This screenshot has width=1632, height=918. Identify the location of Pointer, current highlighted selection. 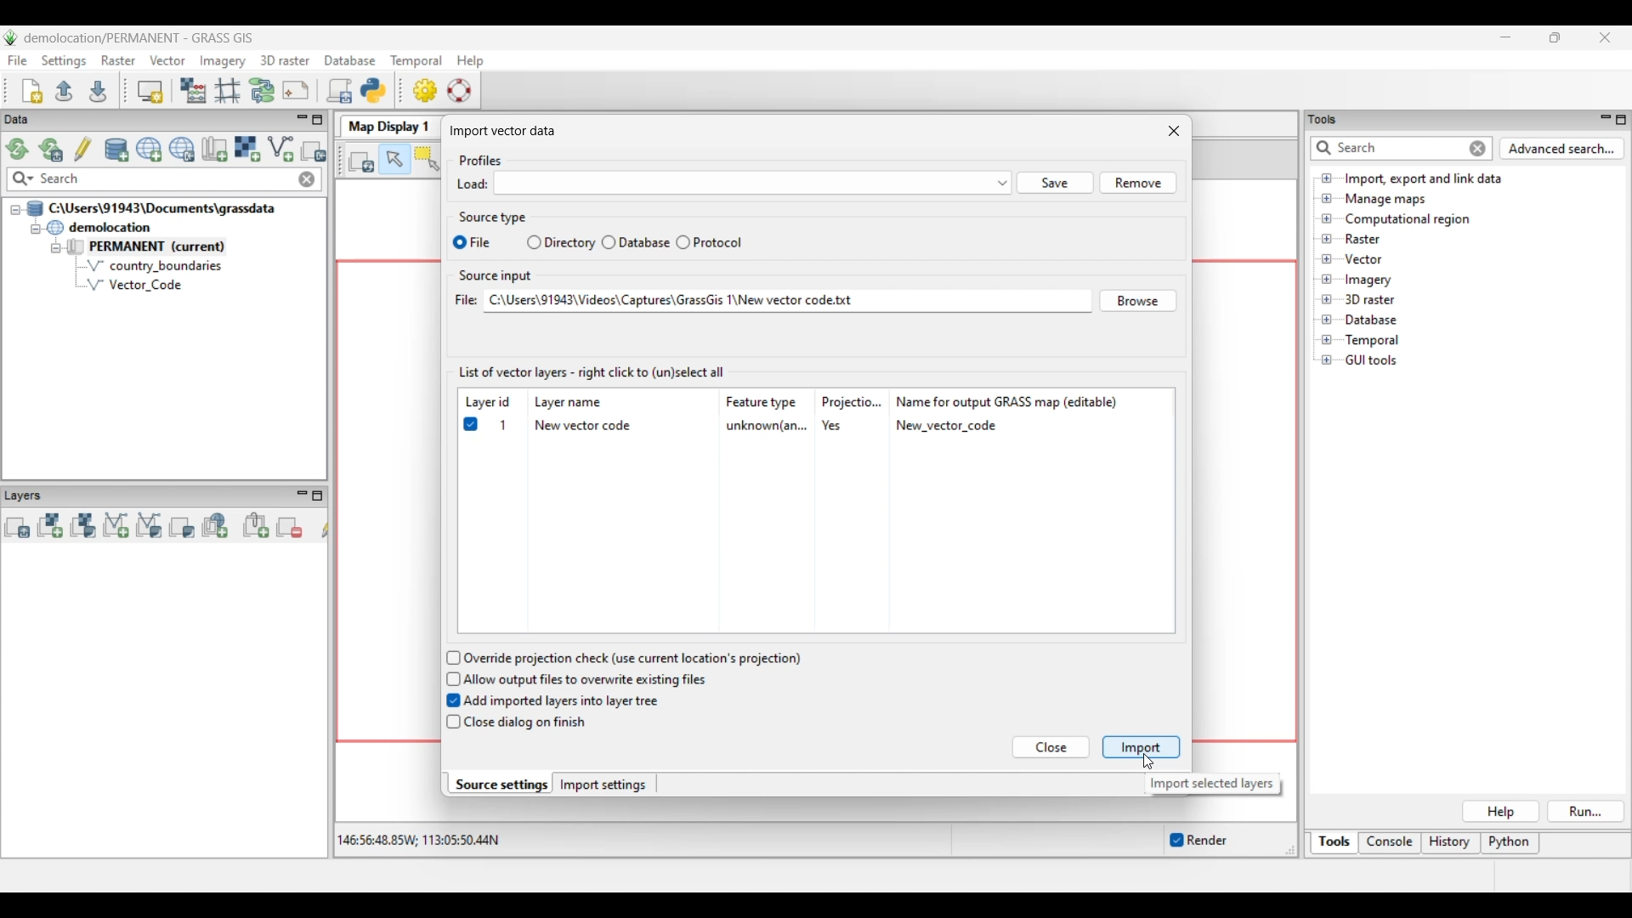
(394, 160).